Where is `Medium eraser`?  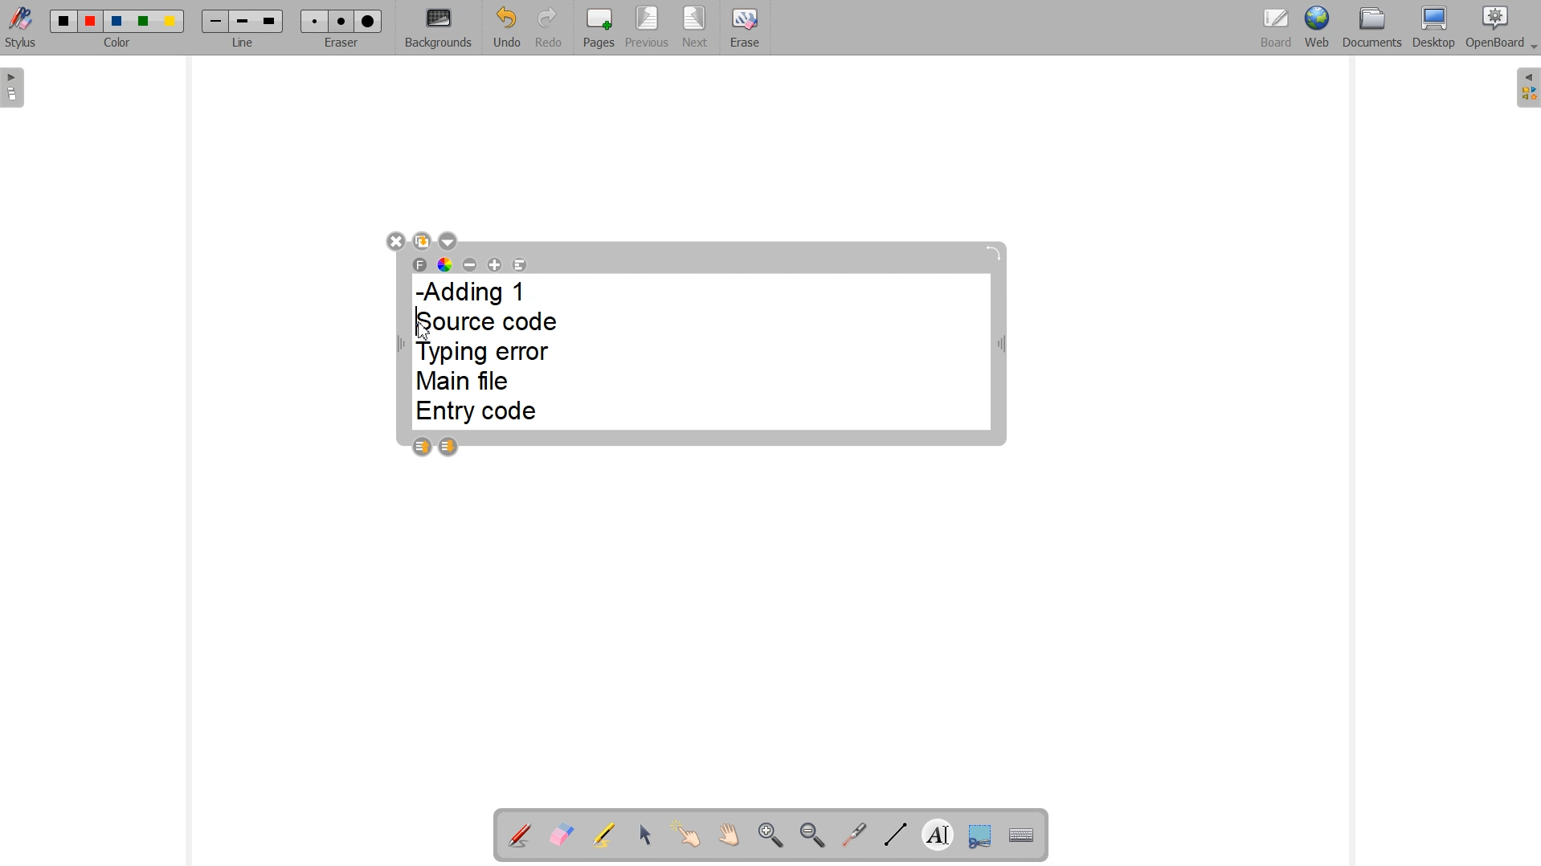 Medium eraser is located at coordinates (342, 22).